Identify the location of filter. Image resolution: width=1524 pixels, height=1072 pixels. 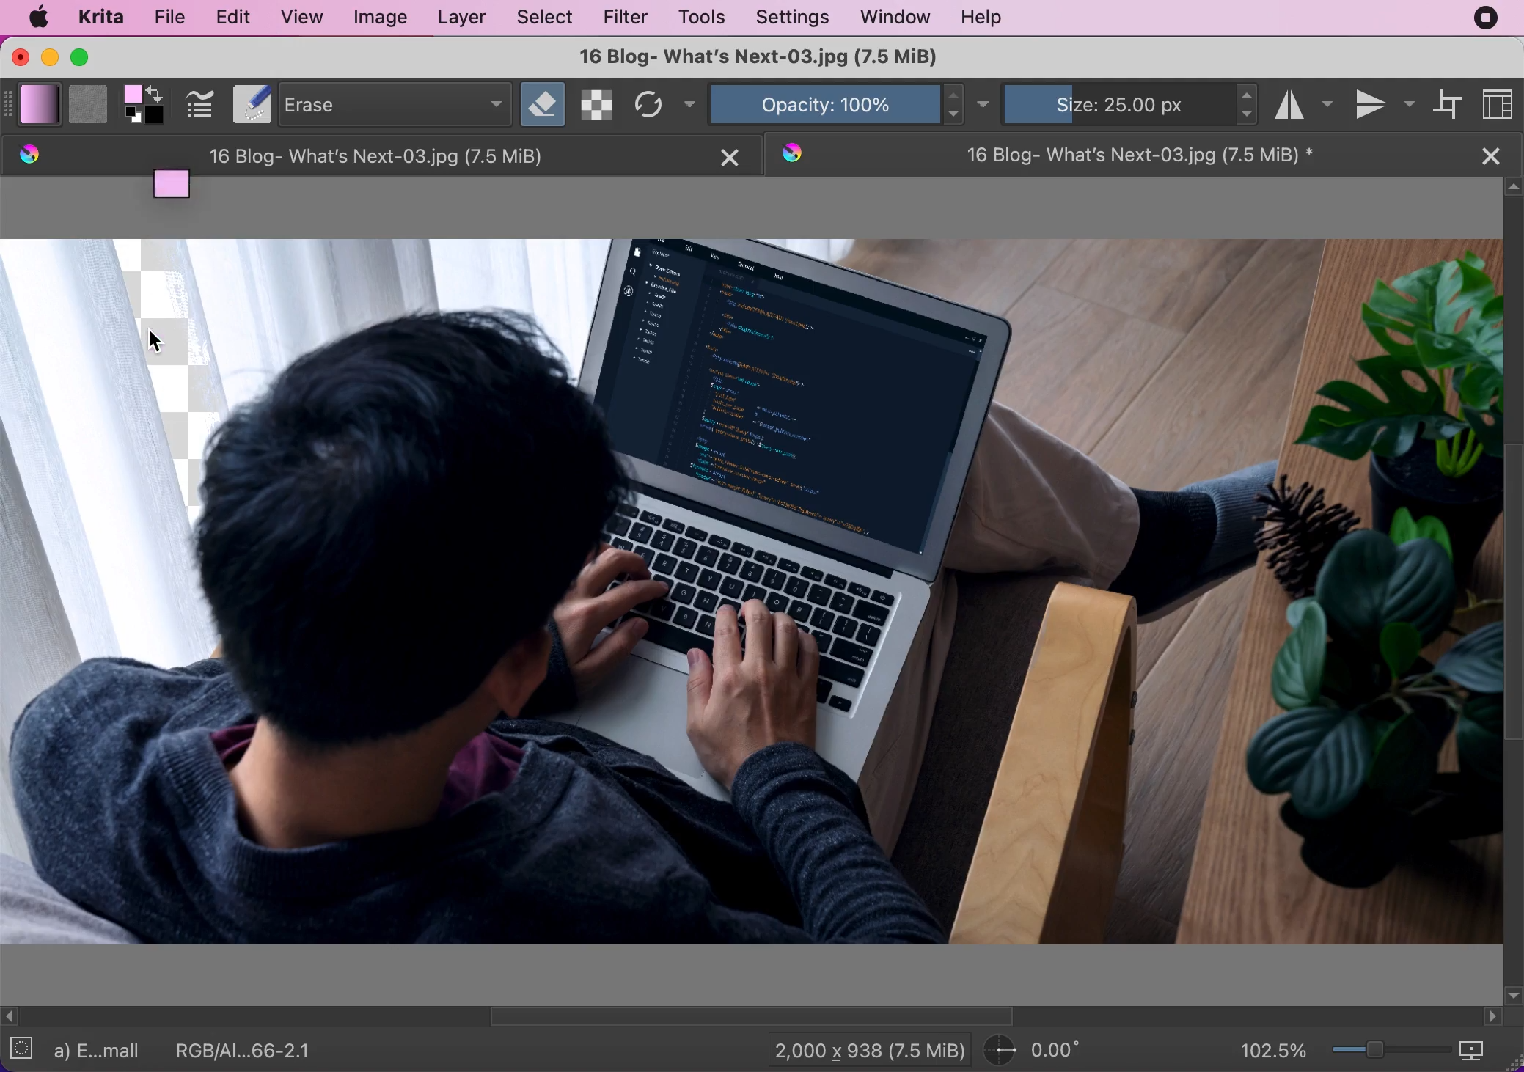
(631, 19).